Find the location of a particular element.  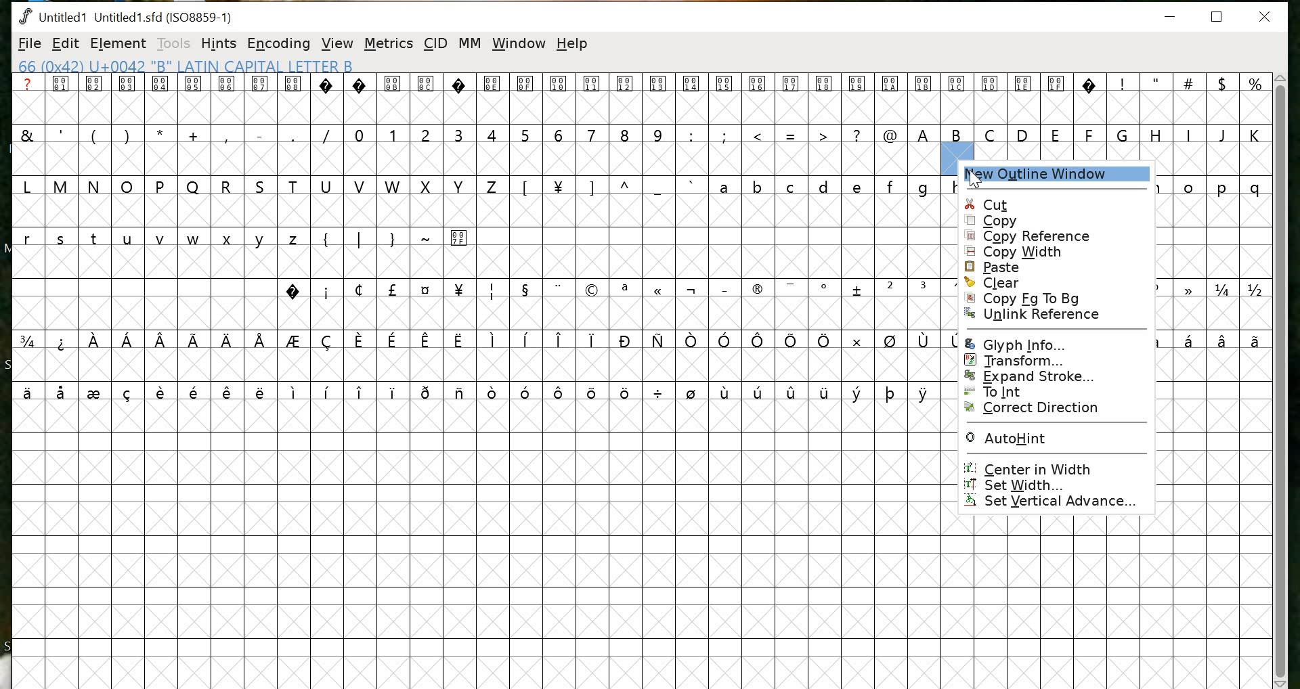

expand stroke is located at coordinates (1055, 377).